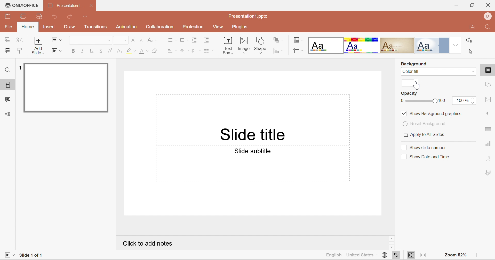  What do you see at coordinates (227, 46) in the screenshot?
I see `Text Box` at bounding box center [227, 46].